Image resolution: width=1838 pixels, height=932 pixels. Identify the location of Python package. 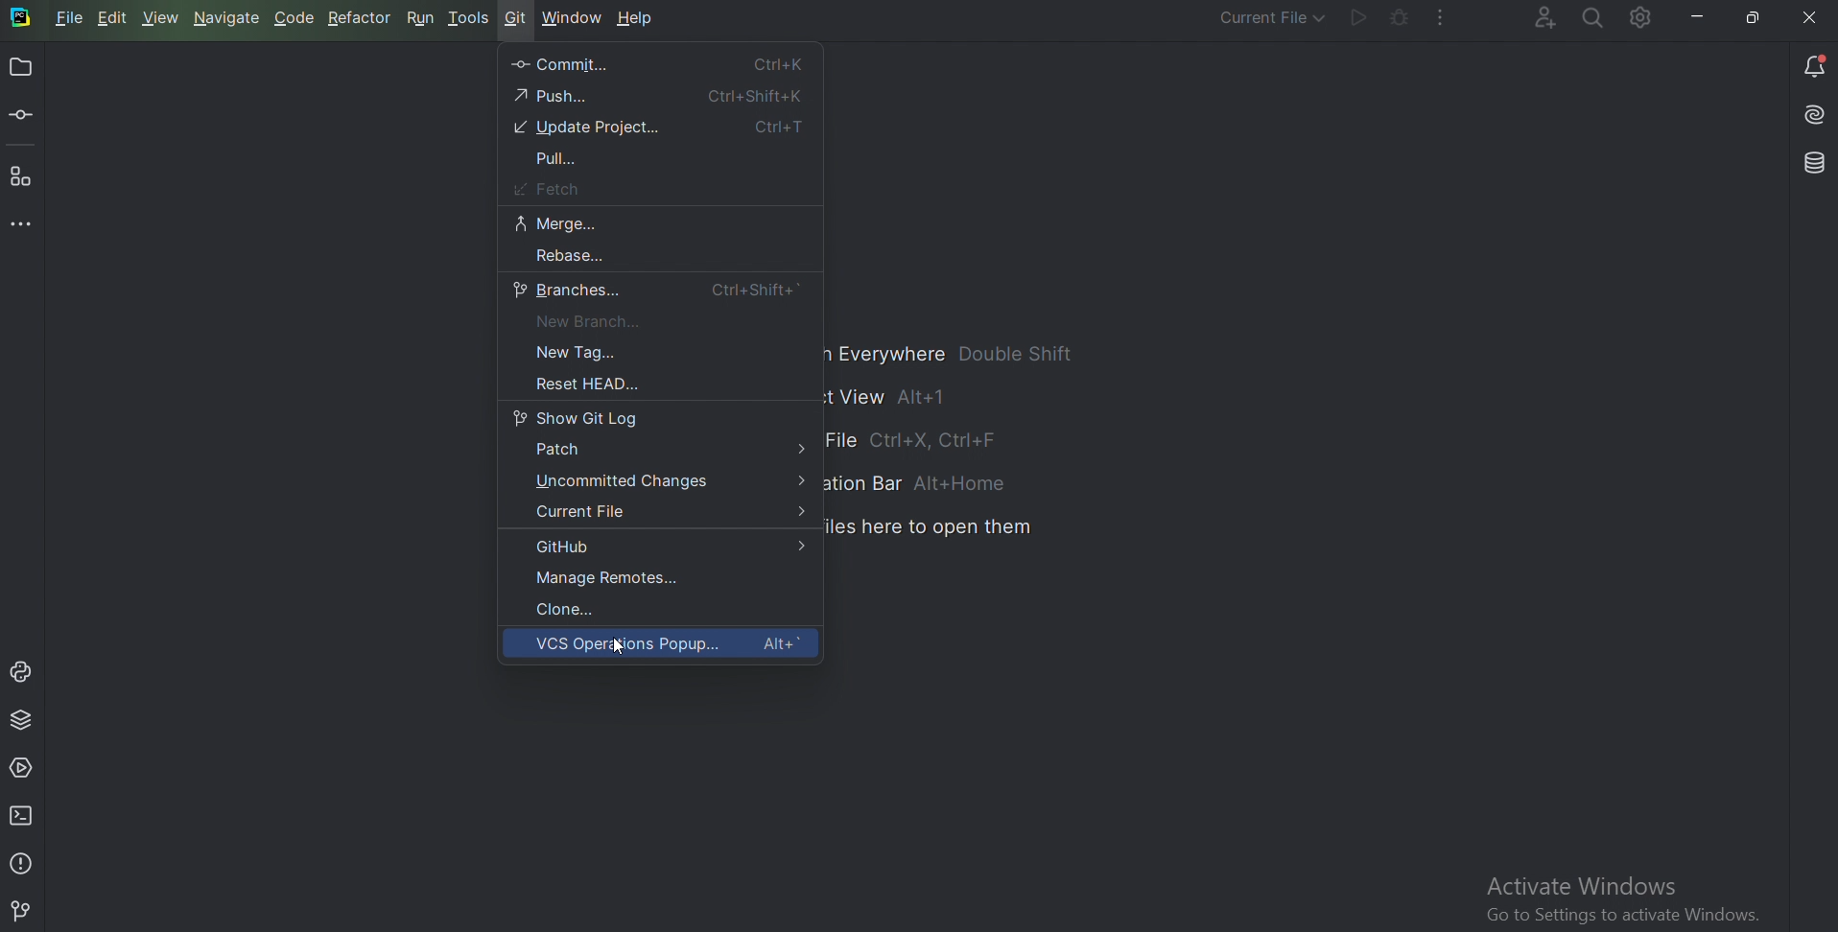
(25, 721).